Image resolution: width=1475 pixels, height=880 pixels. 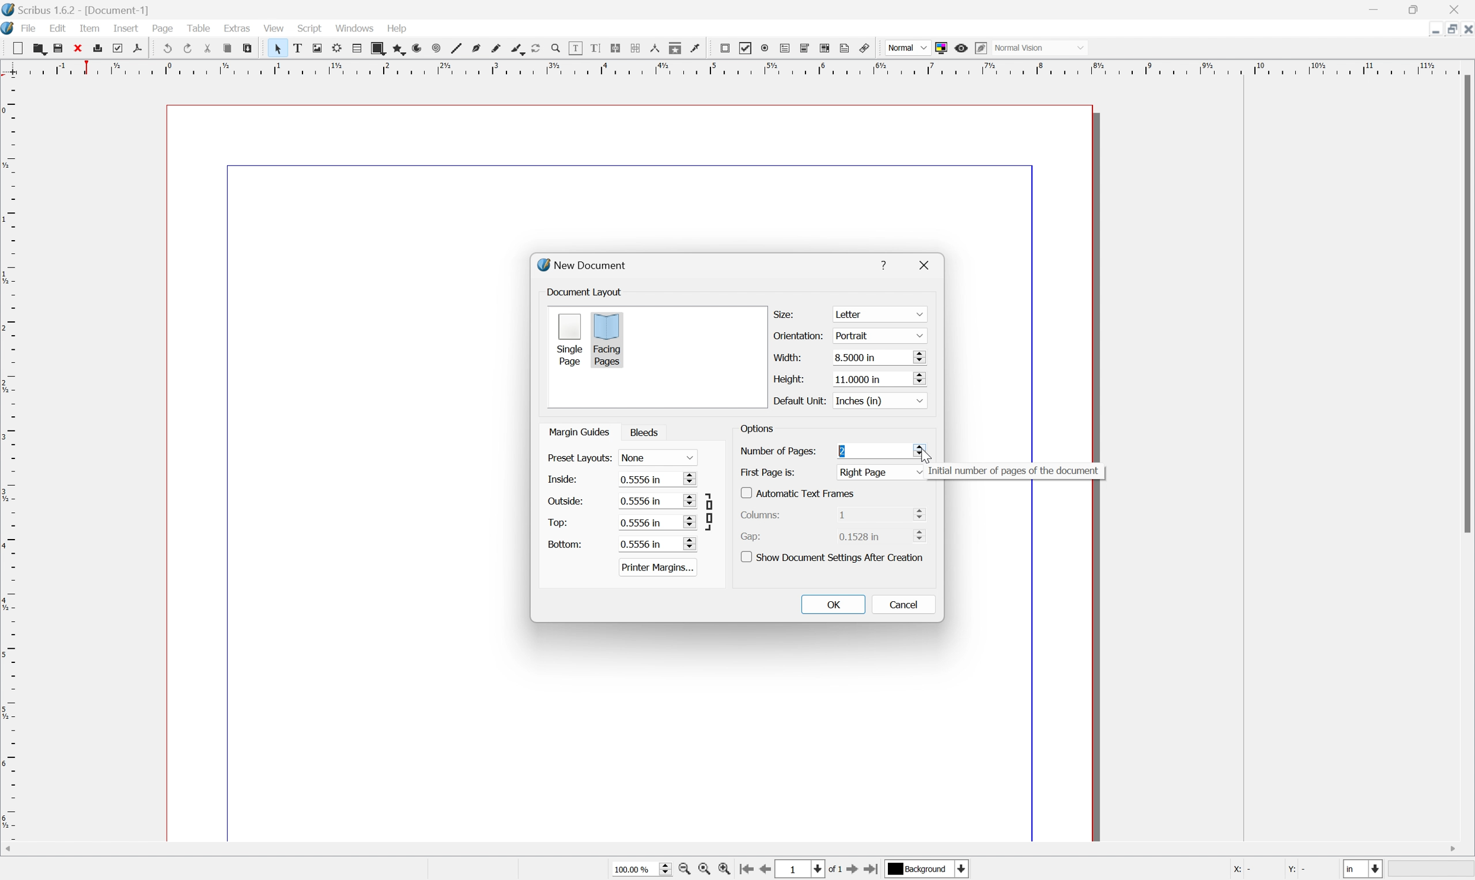 What do you see at coordinates (203, 30) in the screenshot?
I see `Table` at bounding box center [203, 30].